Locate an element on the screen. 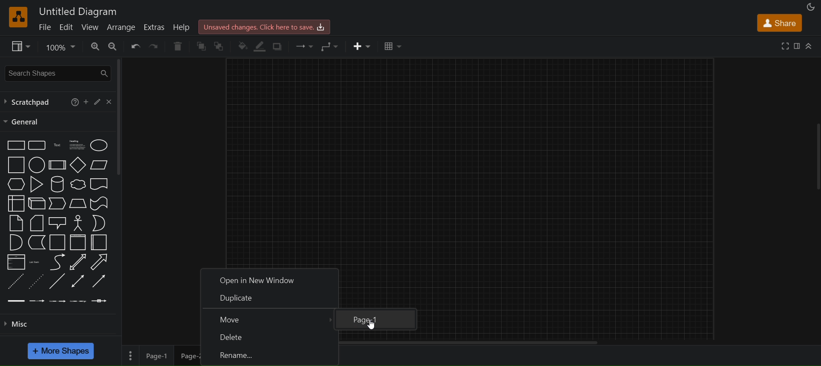 The width and height of the screenshot is (821, 366). document is located at coordinates (100, 184).